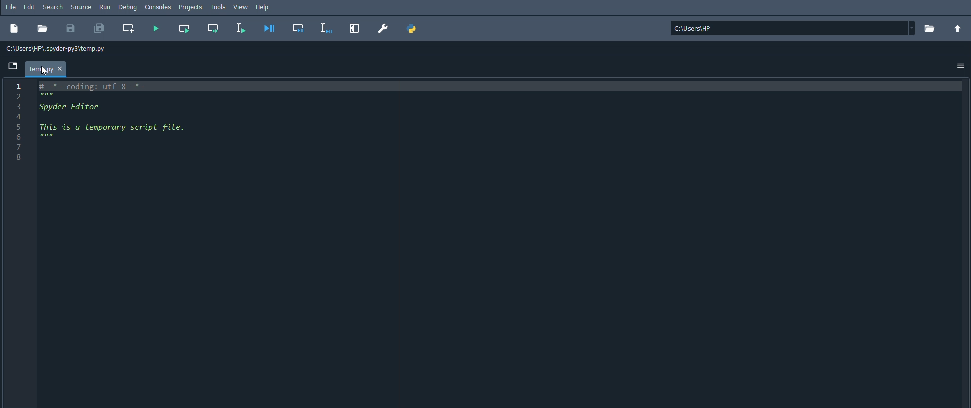 Image resolution: width=971 pixels, height=408 pixels. I want to click on Change to working directory, so click(958, 28).